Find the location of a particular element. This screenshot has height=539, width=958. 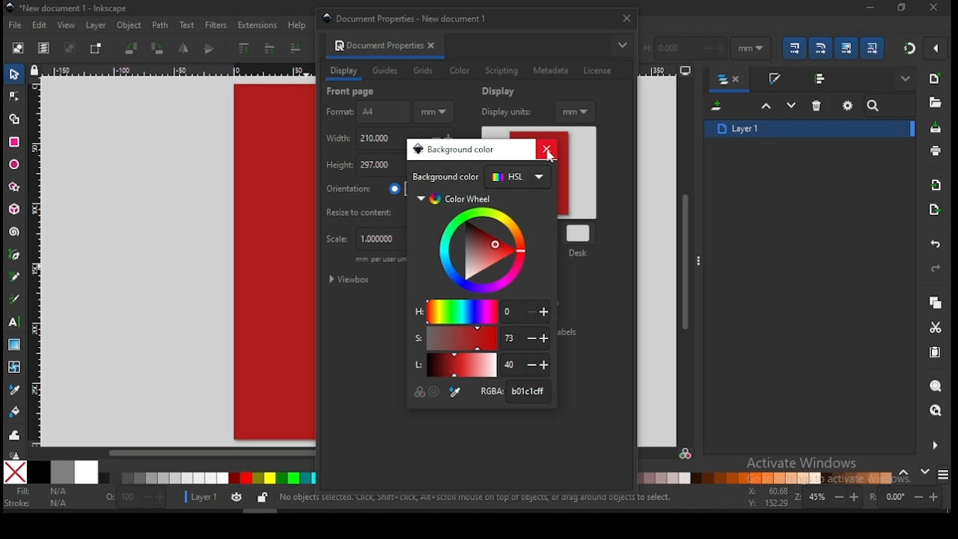

guides is located at coordinates (387, 72).